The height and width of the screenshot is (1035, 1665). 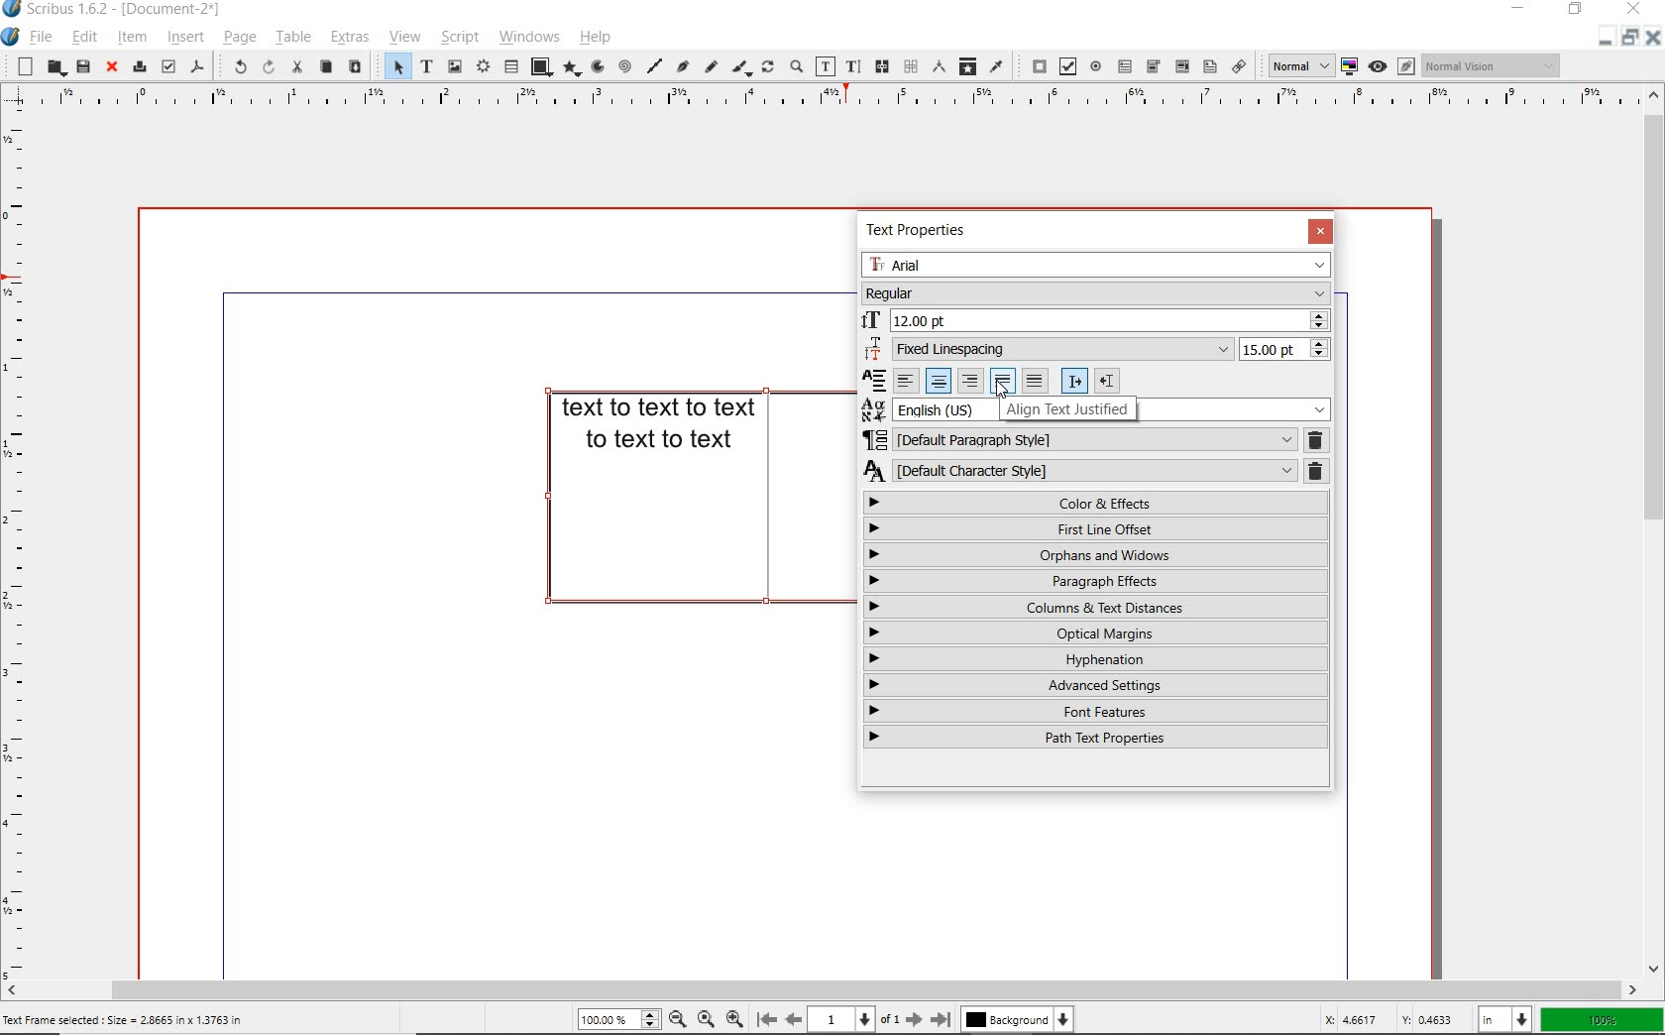 What do you see at coordinates (766, 68) in the screenshot?
I see `rotate item` at bounding box center [766, 68].